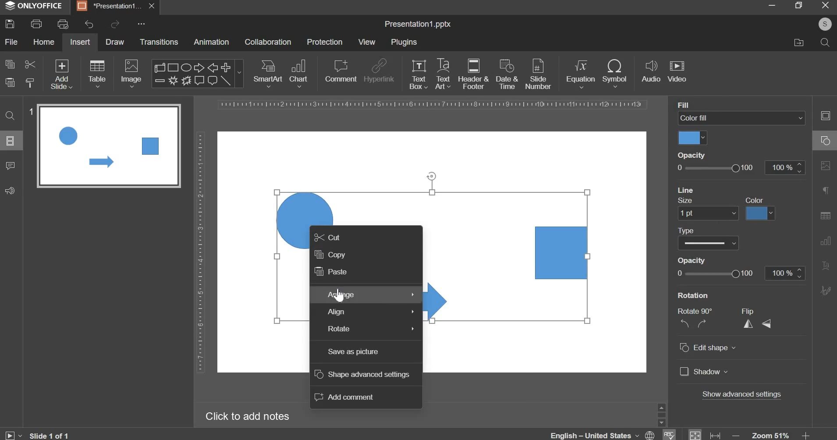  Describe the element at coordinates (742, 118) in the screenshot. I see `background fill` at that location.